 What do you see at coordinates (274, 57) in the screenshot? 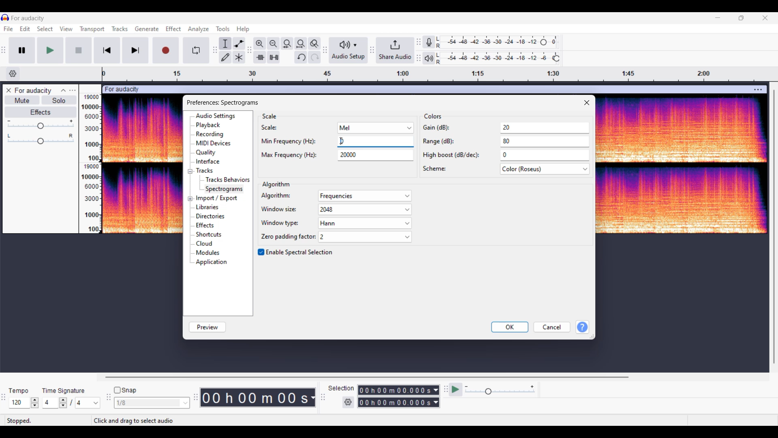
I see `Silence audio selectio` at bounding box center [274, 57].